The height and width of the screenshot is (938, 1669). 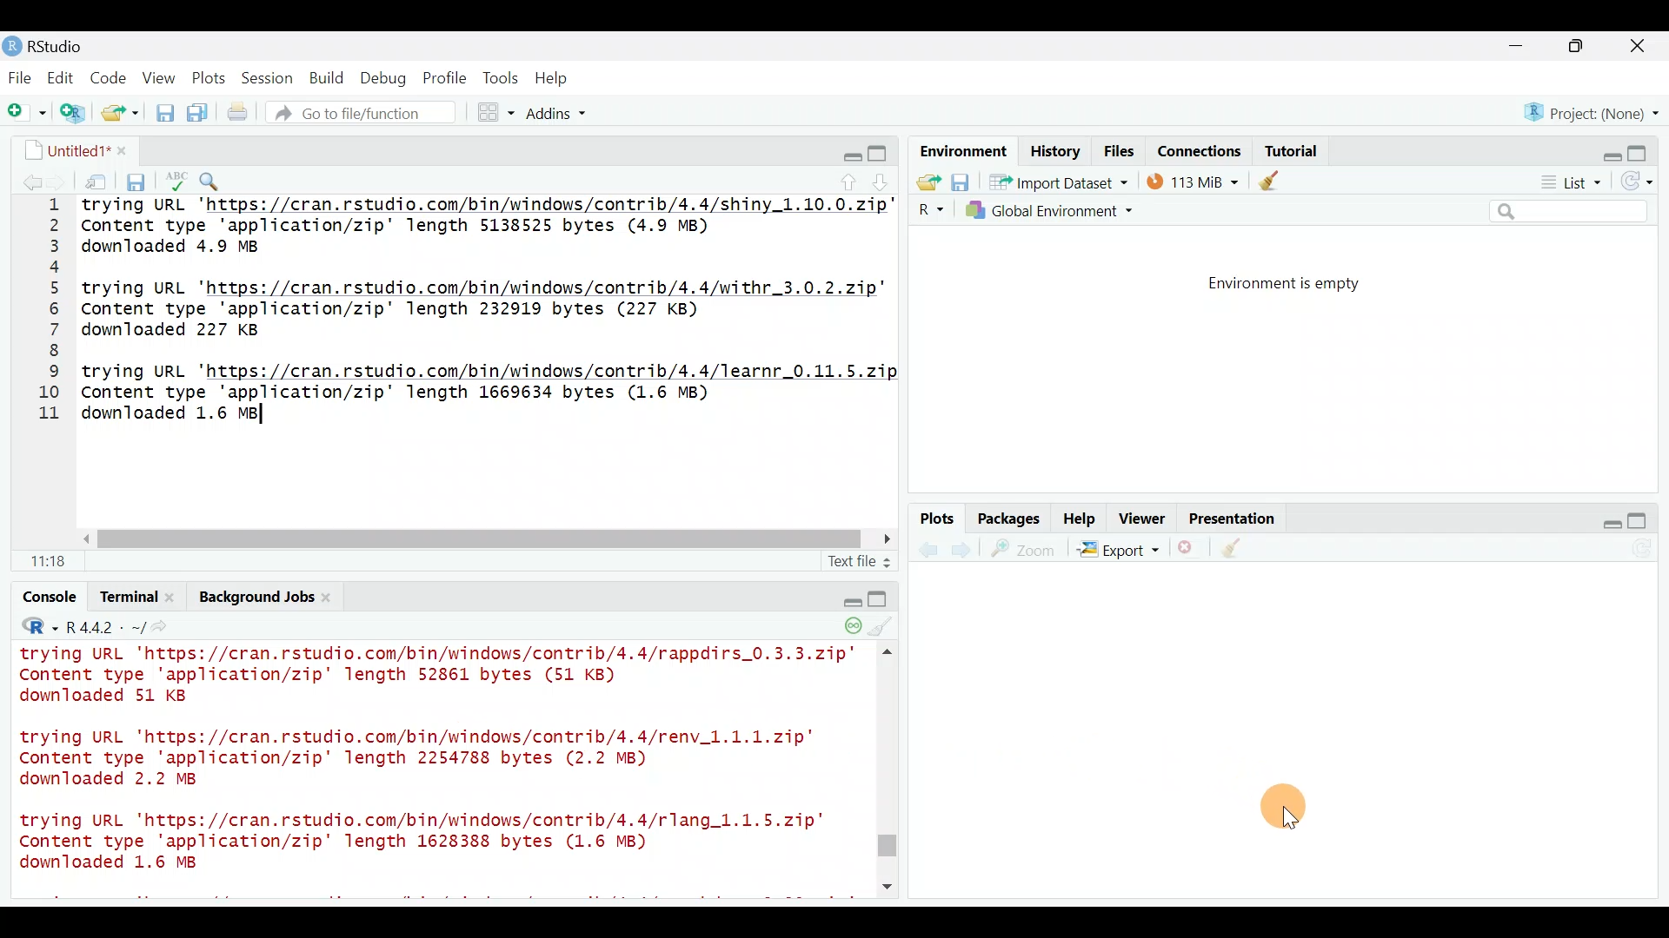 What do you see at coordinates (139, 180) in the screenshot?
I see `save current document` at bounding box center [139, 180].